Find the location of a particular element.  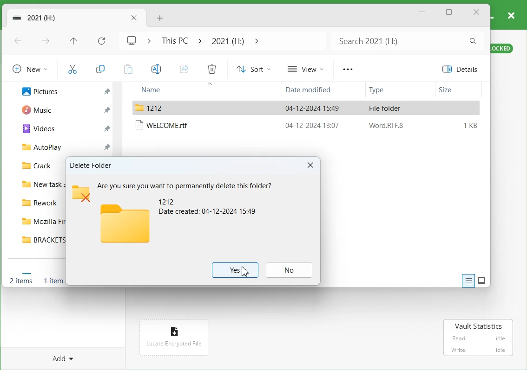

Locate Encrypted File is located at coordinates (173, 345).